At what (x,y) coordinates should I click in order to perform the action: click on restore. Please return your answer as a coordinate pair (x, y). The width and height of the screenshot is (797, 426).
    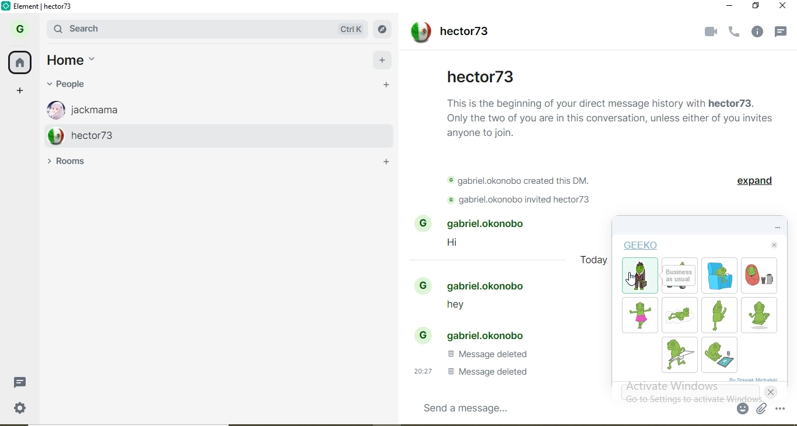
    Looking at the image, I should click on (756, 6).